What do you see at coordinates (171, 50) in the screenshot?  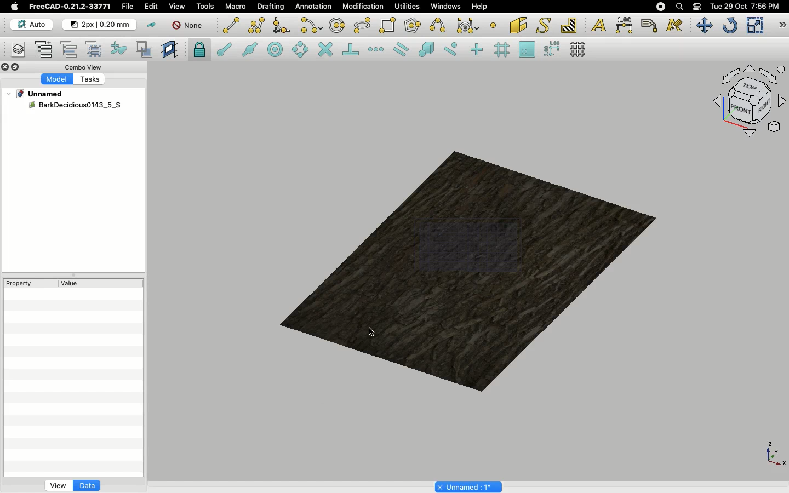 I see `Create working plane proxy` at bounding box center [171, 50].